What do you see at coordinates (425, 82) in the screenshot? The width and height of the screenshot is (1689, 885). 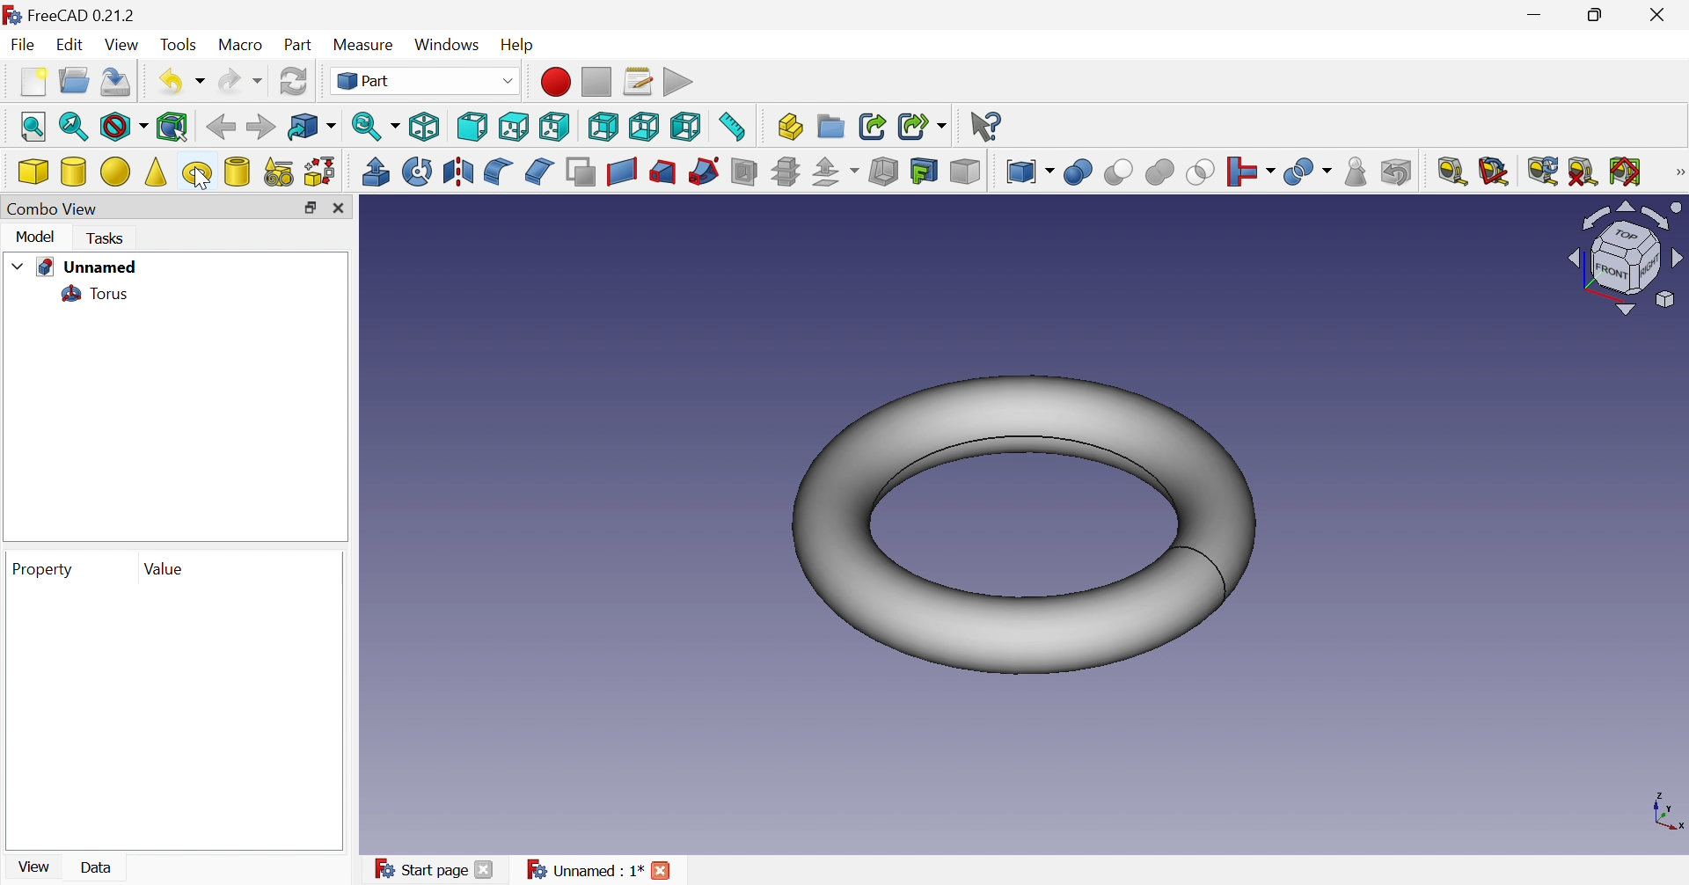 I see `Part` at bounding box center [425, 82].